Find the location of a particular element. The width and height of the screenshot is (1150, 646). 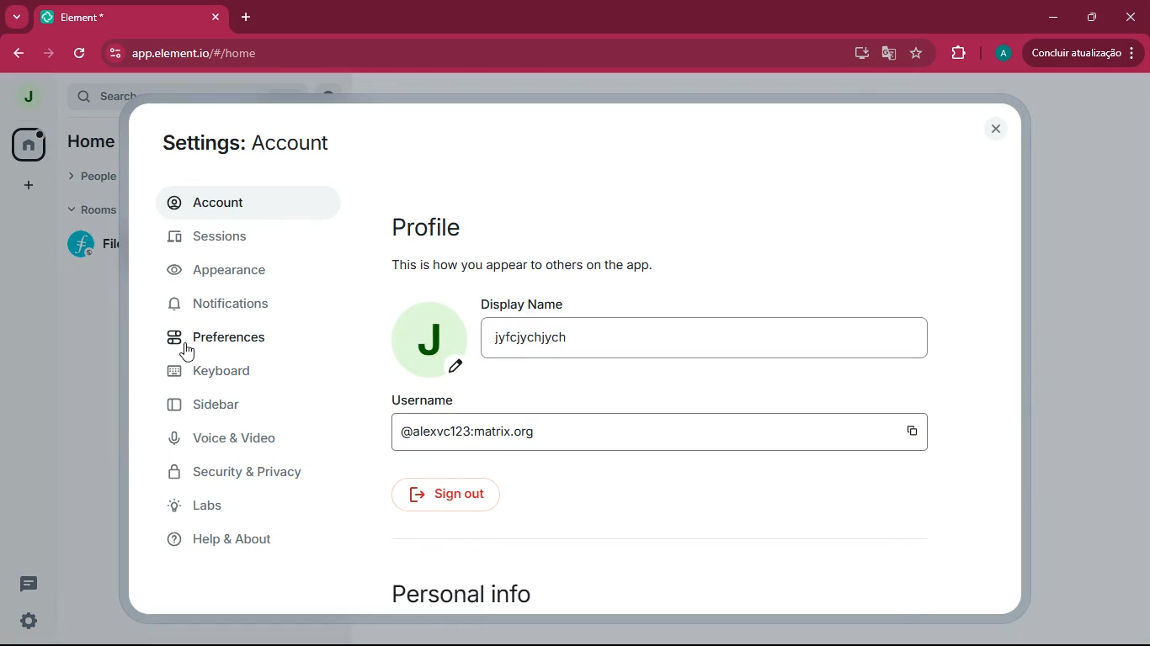

settings is located at coordinates (29, 622).